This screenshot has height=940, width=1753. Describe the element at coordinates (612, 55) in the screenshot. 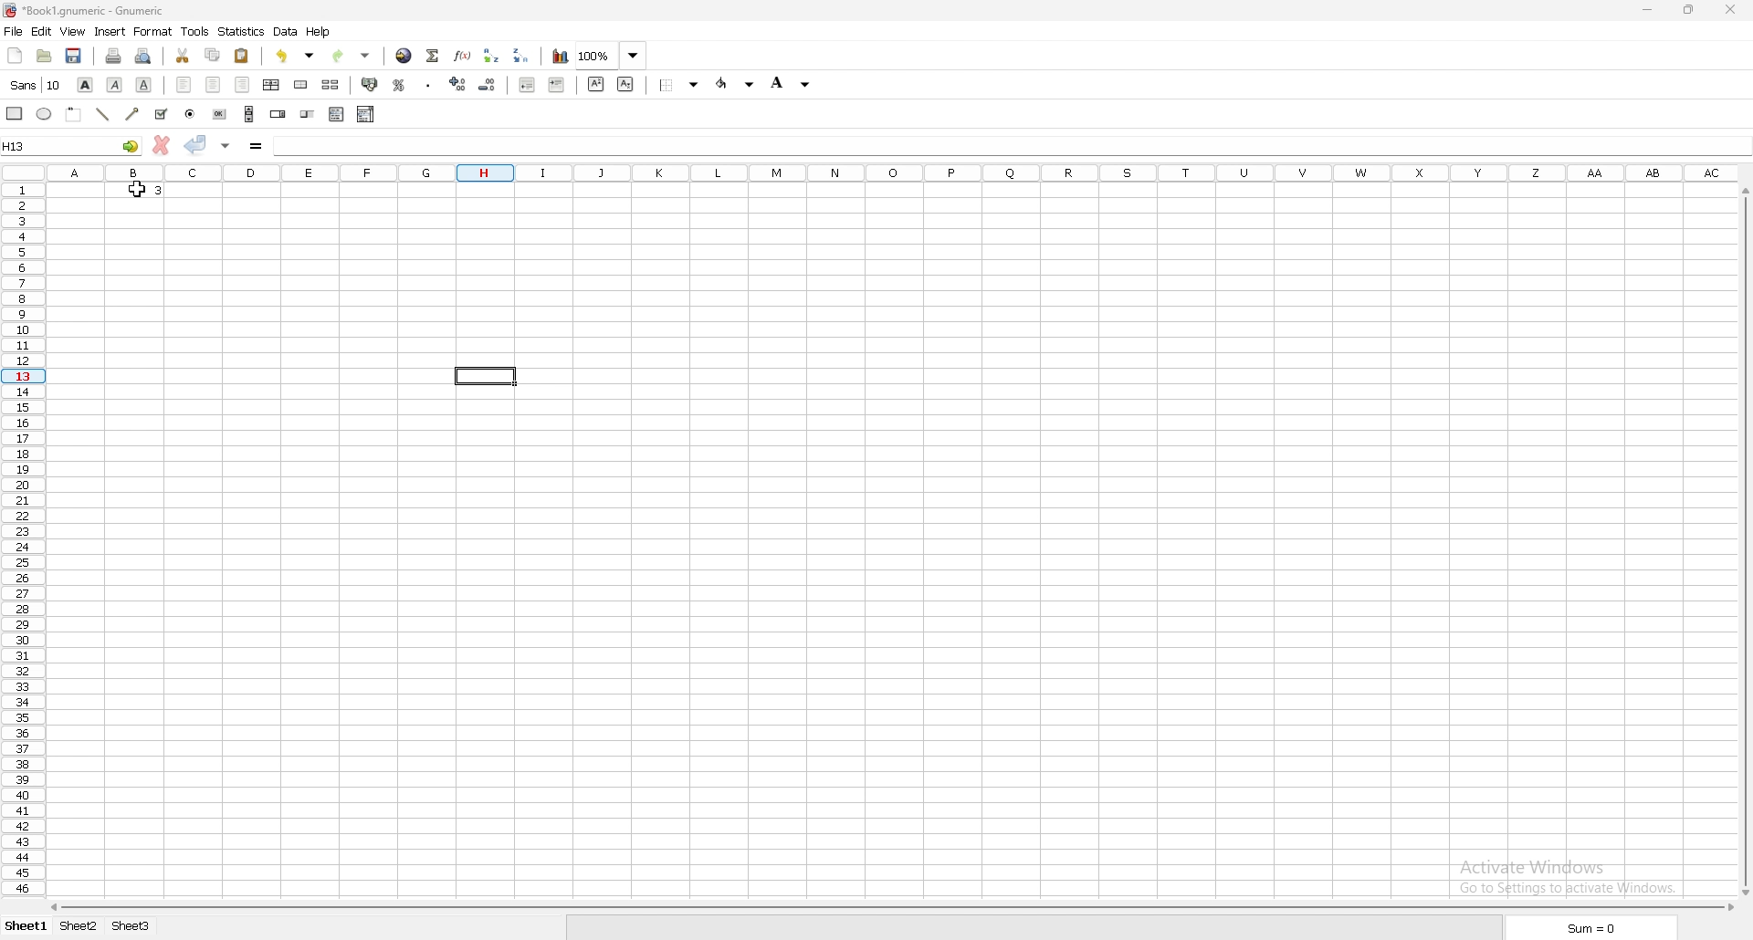

I see `100%` at that location.